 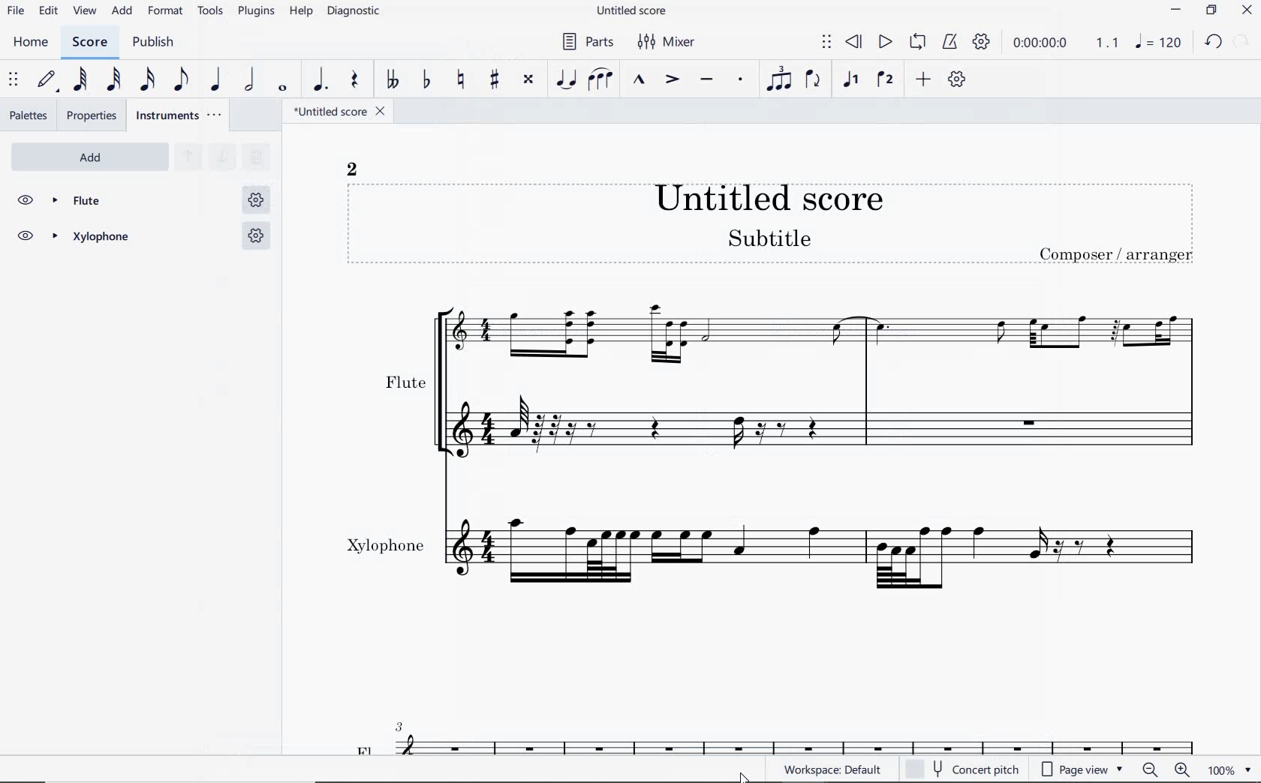 I want to click on PARTS, so click(x=585, y=41).